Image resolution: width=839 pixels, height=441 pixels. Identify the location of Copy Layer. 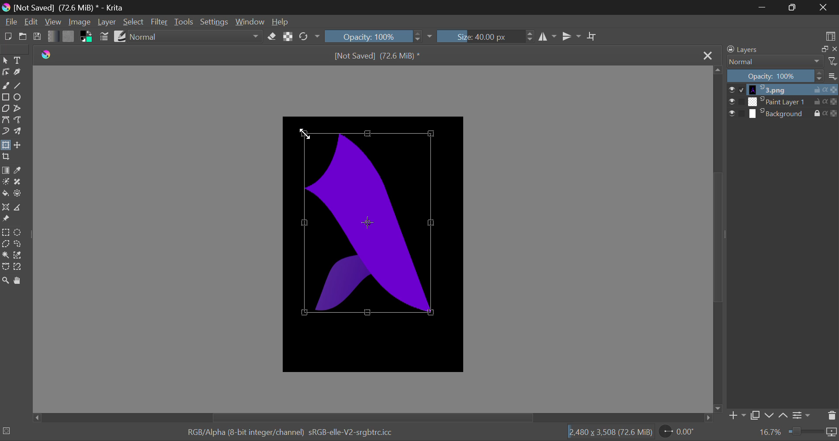
(756, 416).